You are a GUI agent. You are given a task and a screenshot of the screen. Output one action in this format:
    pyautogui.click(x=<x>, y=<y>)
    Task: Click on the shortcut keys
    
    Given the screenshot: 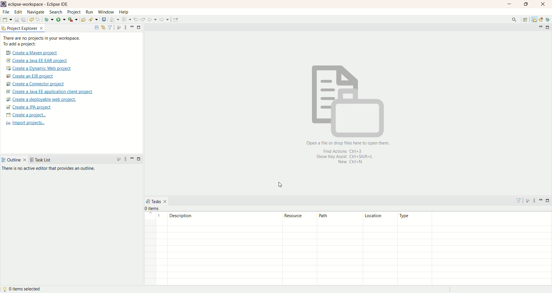 What is the action you would take?
    pyautogui.click(x=345, y=158)
    